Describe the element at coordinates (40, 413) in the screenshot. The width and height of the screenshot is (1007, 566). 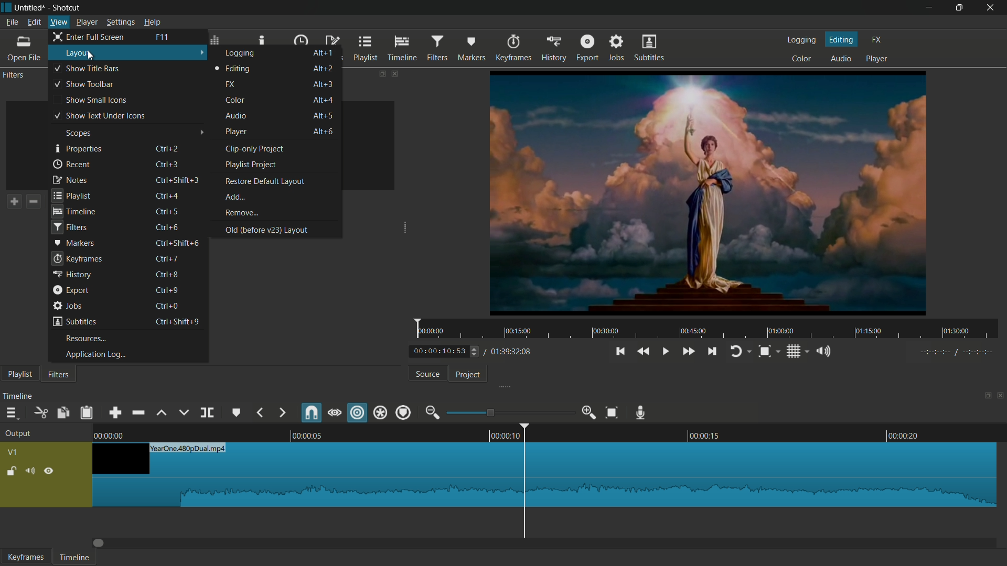
I see `cut` at that location.